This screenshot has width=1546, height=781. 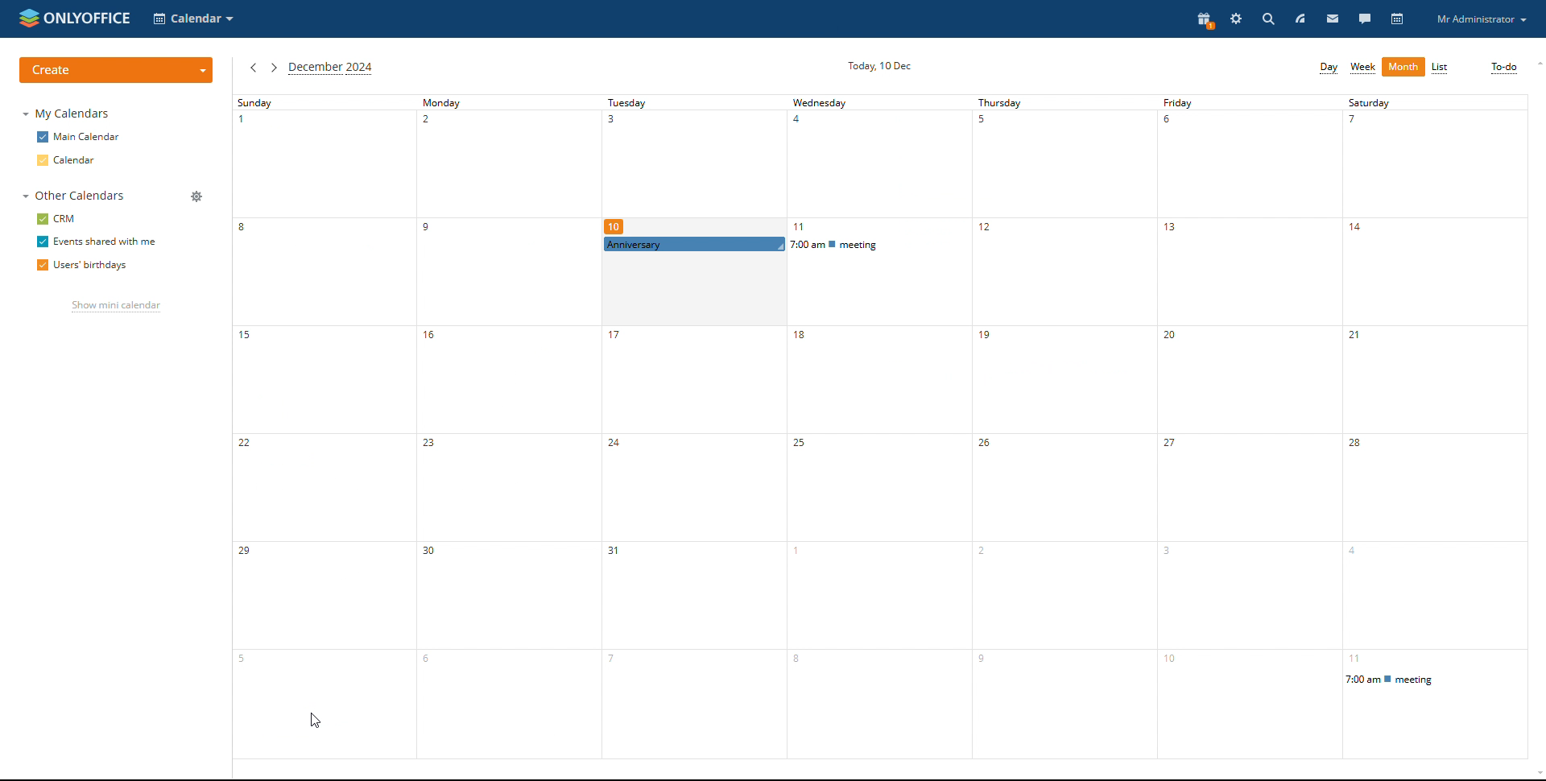 What do you see at coordinates (56, 219) in the screenshot?
I see `crm` at bounding box center [56, 219].